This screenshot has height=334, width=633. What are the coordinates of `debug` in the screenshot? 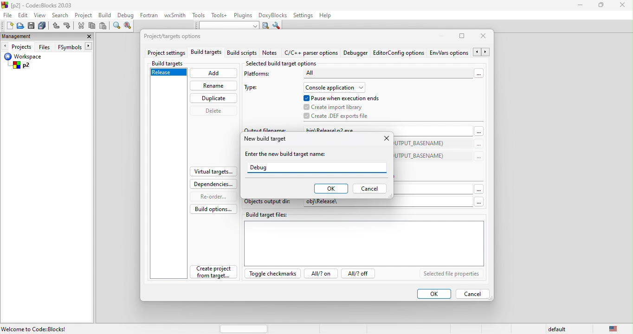 It's located at (126, 15).